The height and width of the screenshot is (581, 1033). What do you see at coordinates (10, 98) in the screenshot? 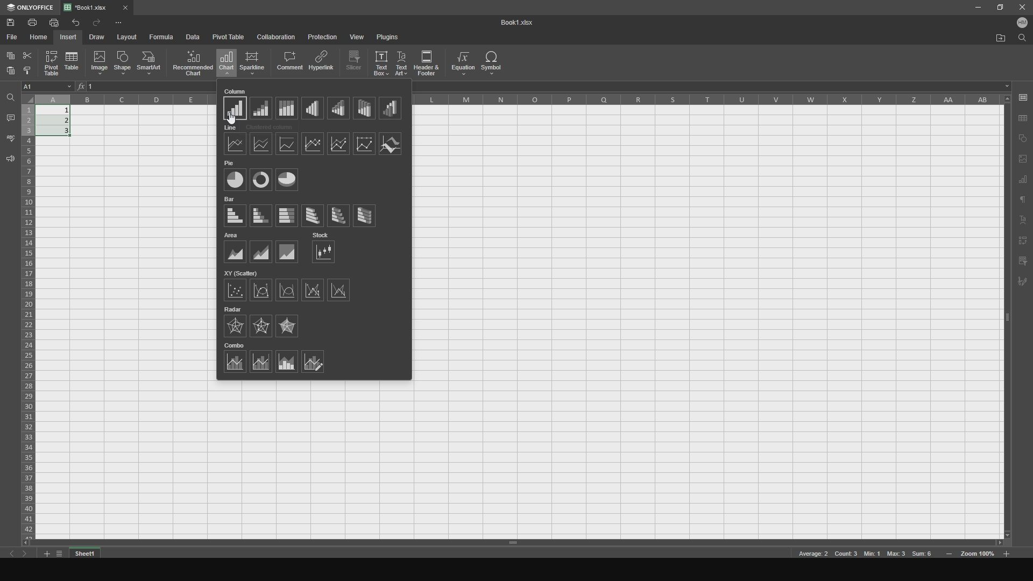
I see `find` at bounding box center [10, 98].